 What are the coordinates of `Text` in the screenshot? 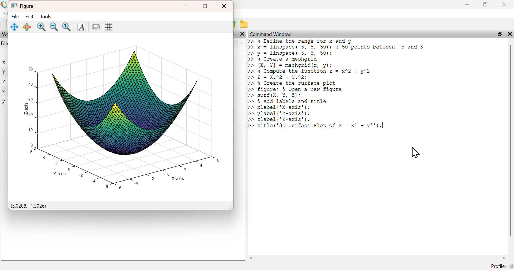 It's located at (81, 27).